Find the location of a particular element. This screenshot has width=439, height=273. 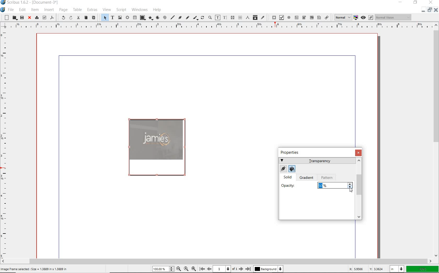

zoom out is located at coordinates (179, 269).